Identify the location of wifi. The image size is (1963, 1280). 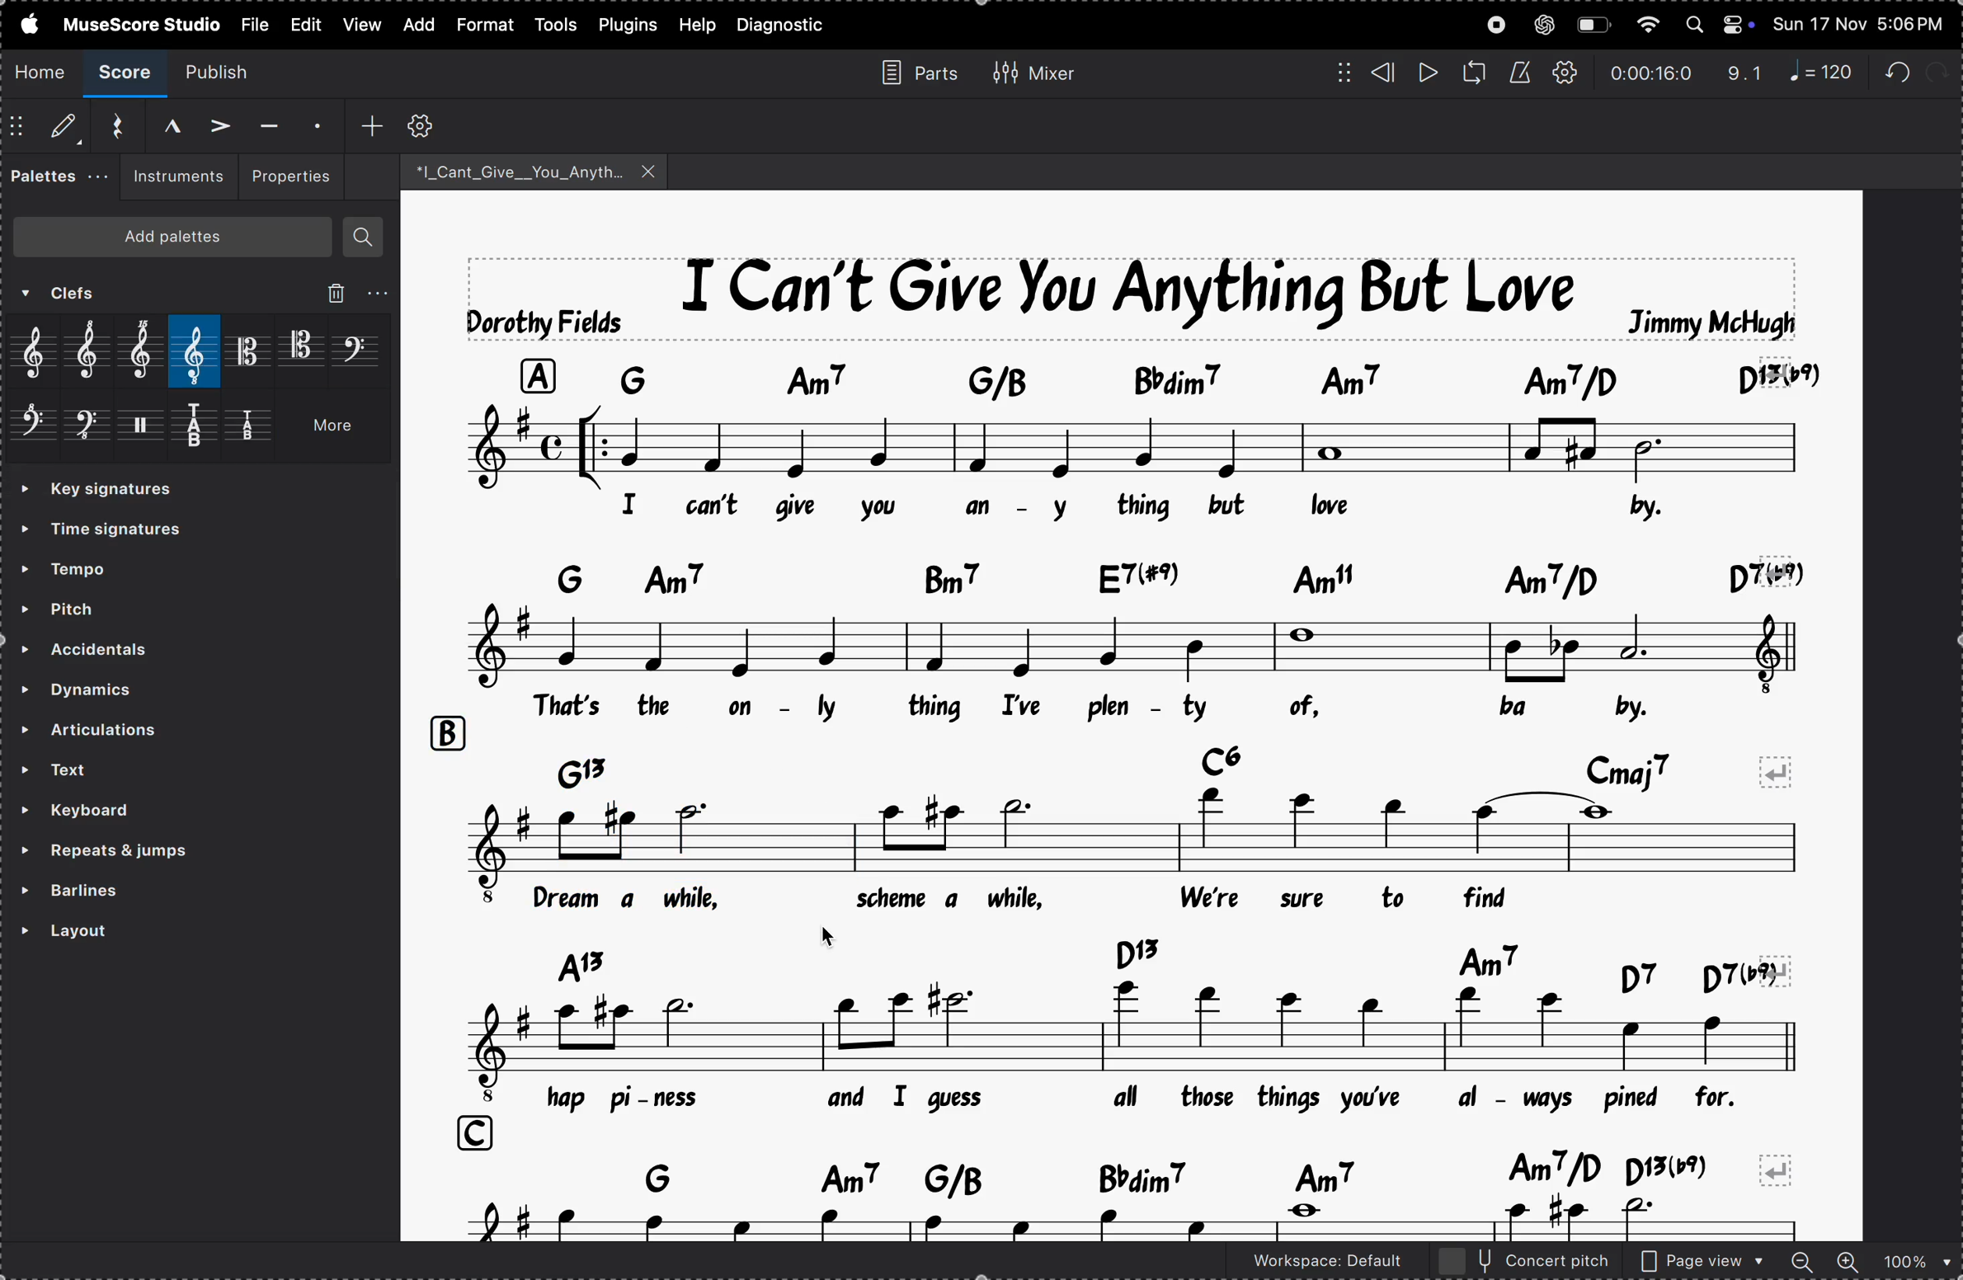
(1645, 26).